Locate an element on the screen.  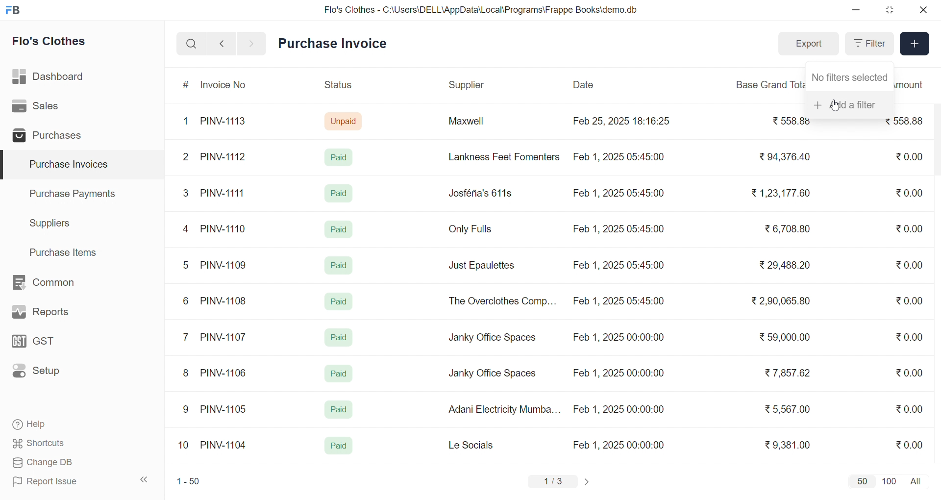
navigate backward is located at coordinates (222, 43).